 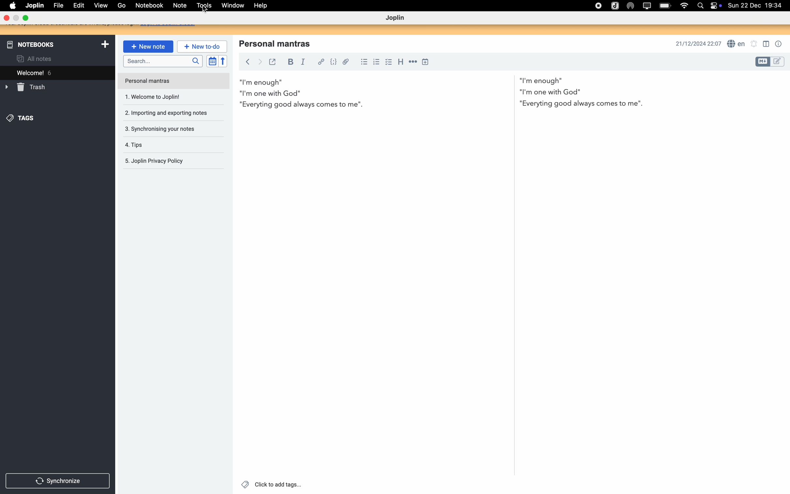 What do you see at coordinates (179, 6) in the screenshot?
I see `note` at bounding box center [179, 6].